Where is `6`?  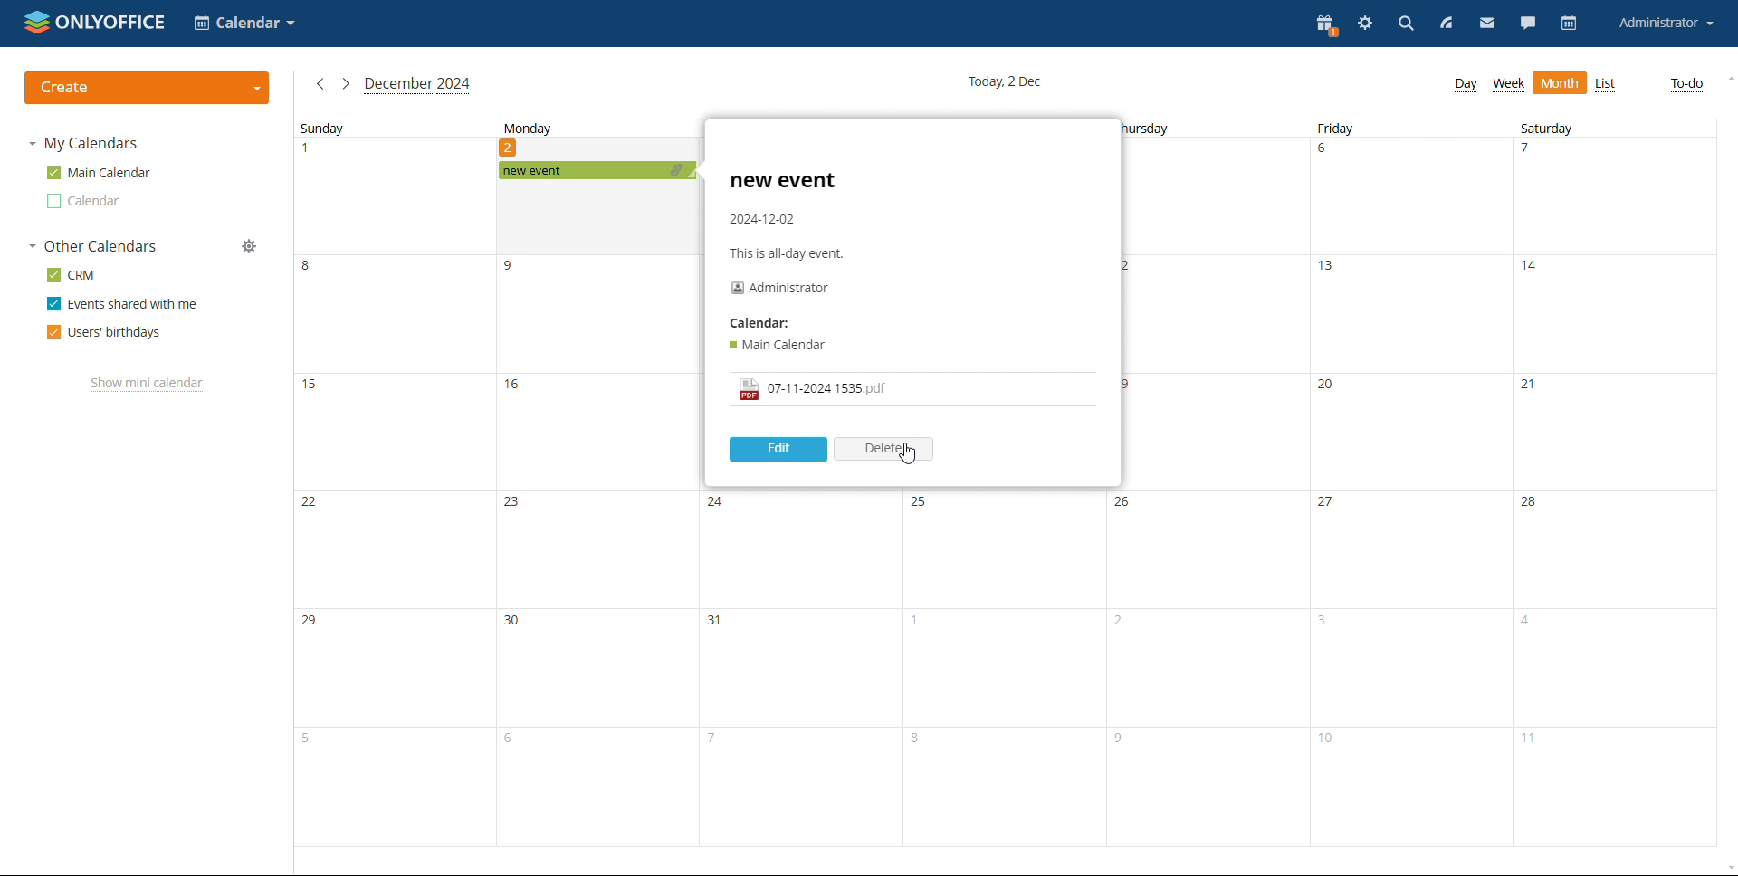 6 is located at coordinates (1327, 153).